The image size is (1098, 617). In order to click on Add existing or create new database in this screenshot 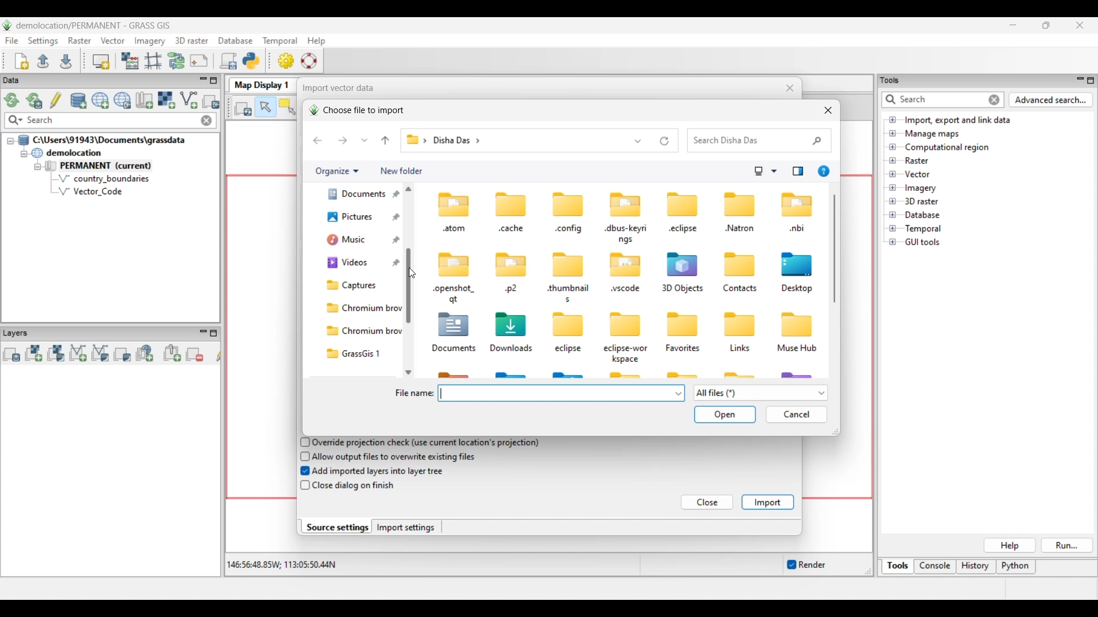, I will do `click(79, 101)`.